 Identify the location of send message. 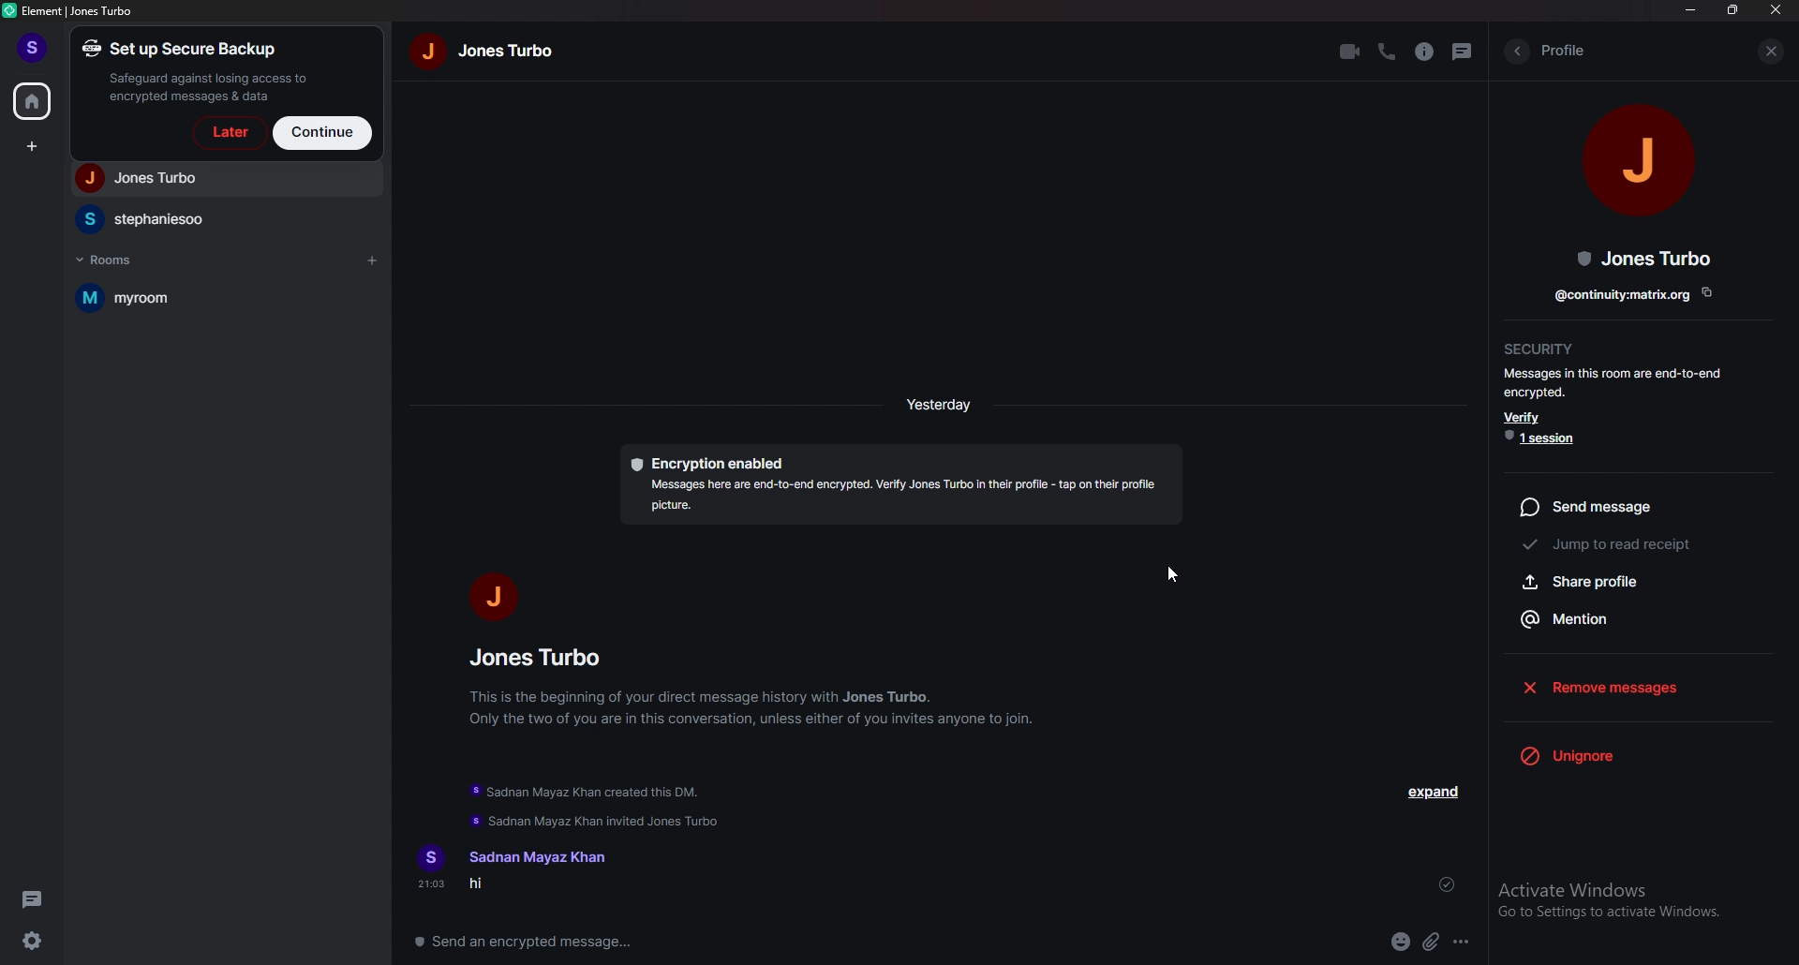
(1632, 505).